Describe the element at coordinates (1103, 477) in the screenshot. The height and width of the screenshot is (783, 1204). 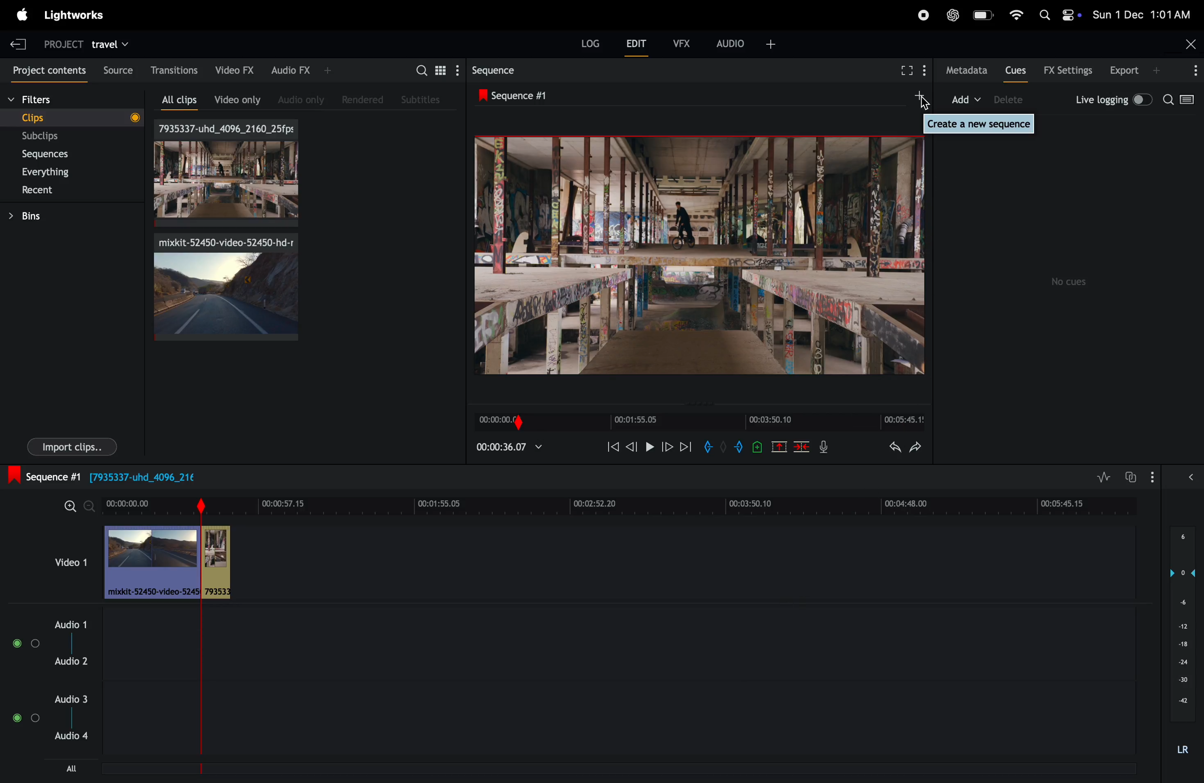
I see `toggle audio levels` at that location.